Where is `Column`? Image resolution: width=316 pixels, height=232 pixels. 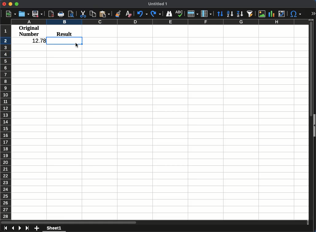
Column is located at coordinates (206, 14).